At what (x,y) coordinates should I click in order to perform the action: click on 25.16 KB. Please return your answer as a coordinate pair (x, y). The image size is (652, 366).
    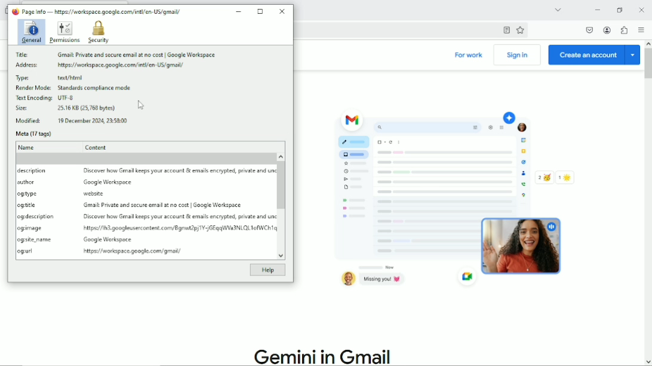
    Looking at the image, I should click on (87, 108).